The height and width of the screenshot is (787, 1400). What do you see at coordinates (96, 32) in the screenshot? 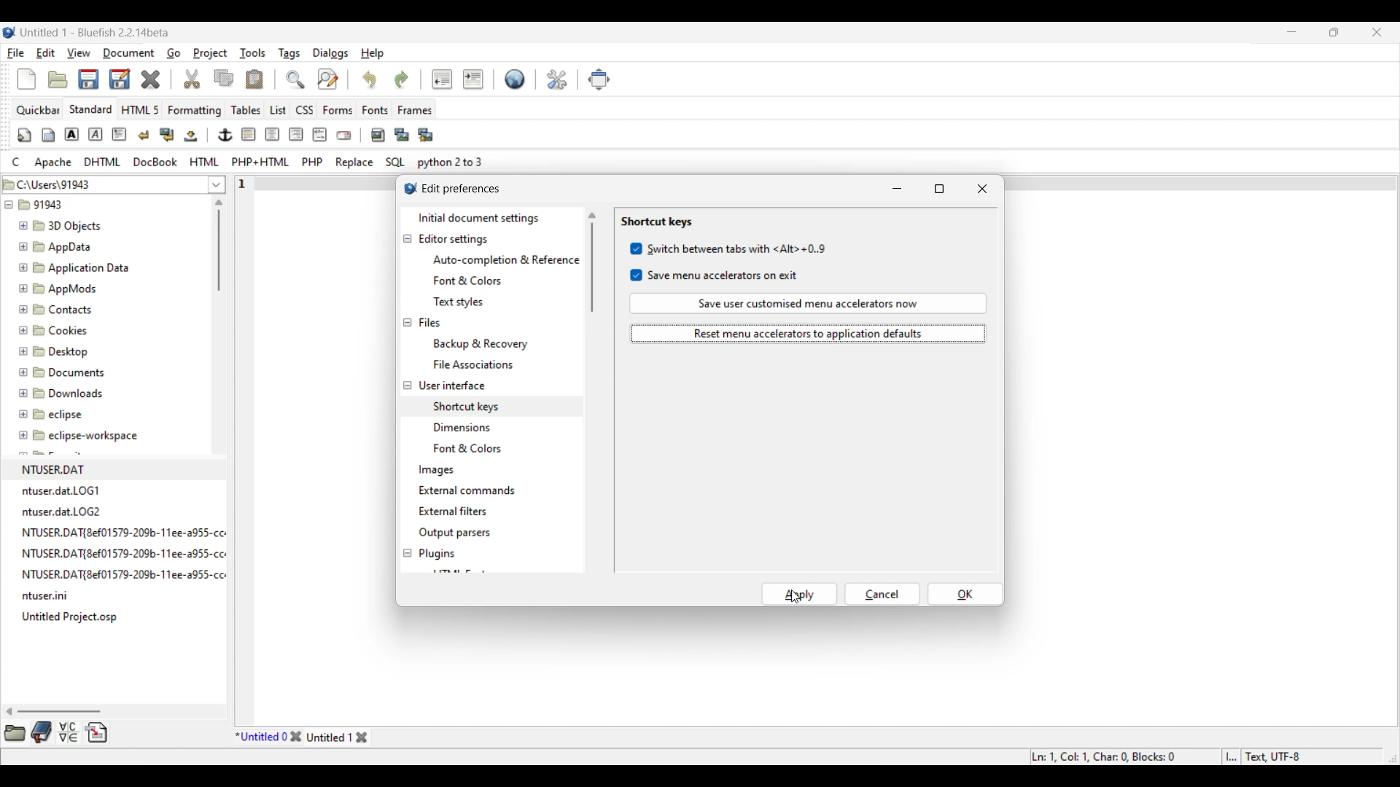
I see `Project name, software name and version` at bounding box center [96, 32].